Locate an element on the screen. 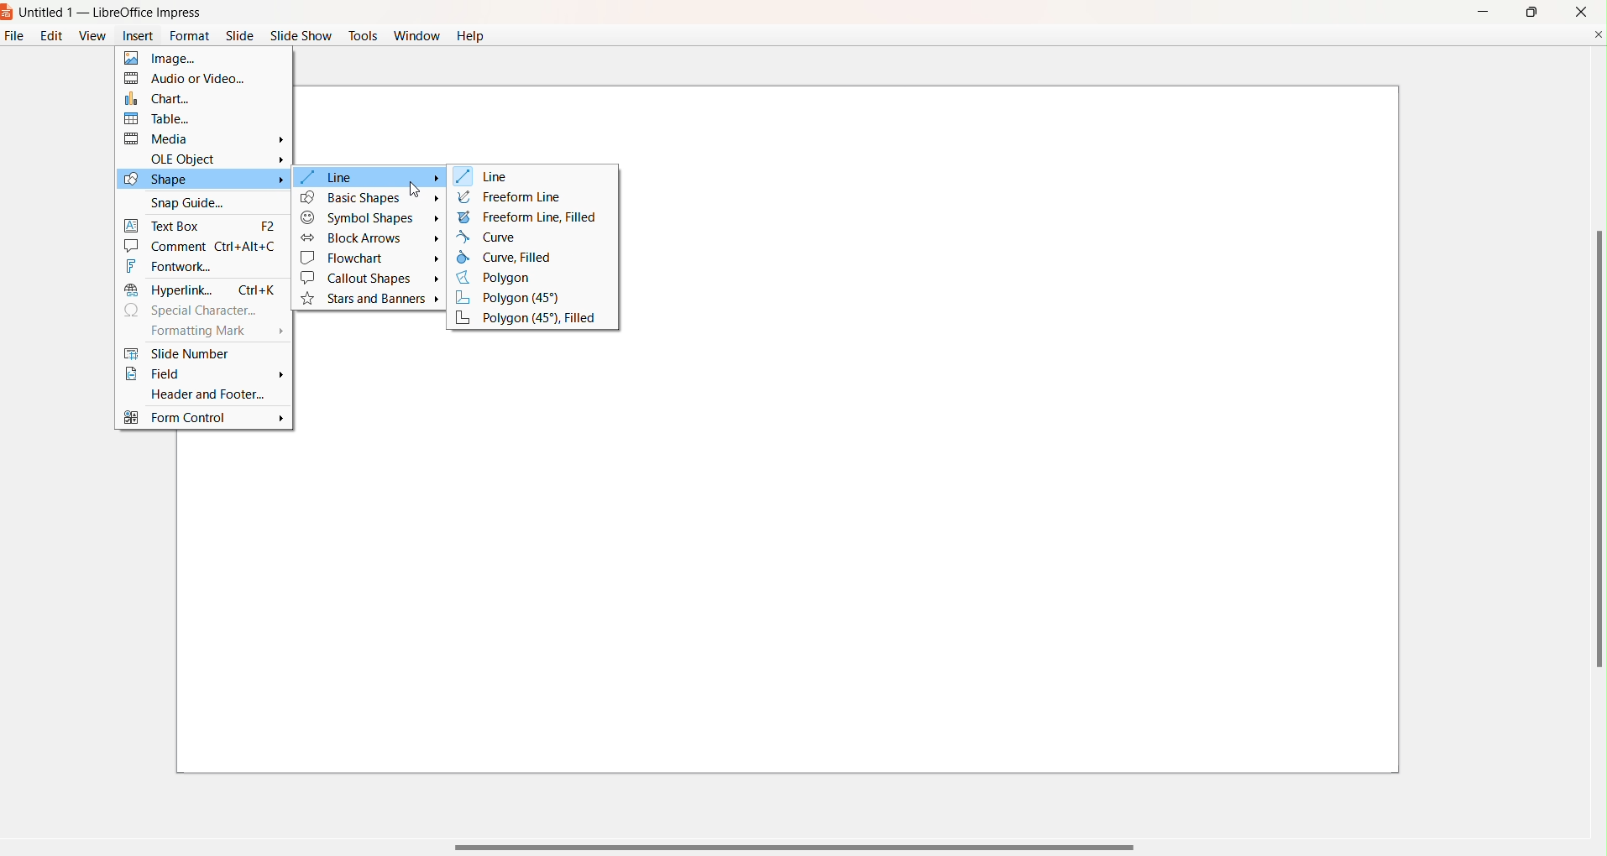  Line is located at coordinates (370, 177).